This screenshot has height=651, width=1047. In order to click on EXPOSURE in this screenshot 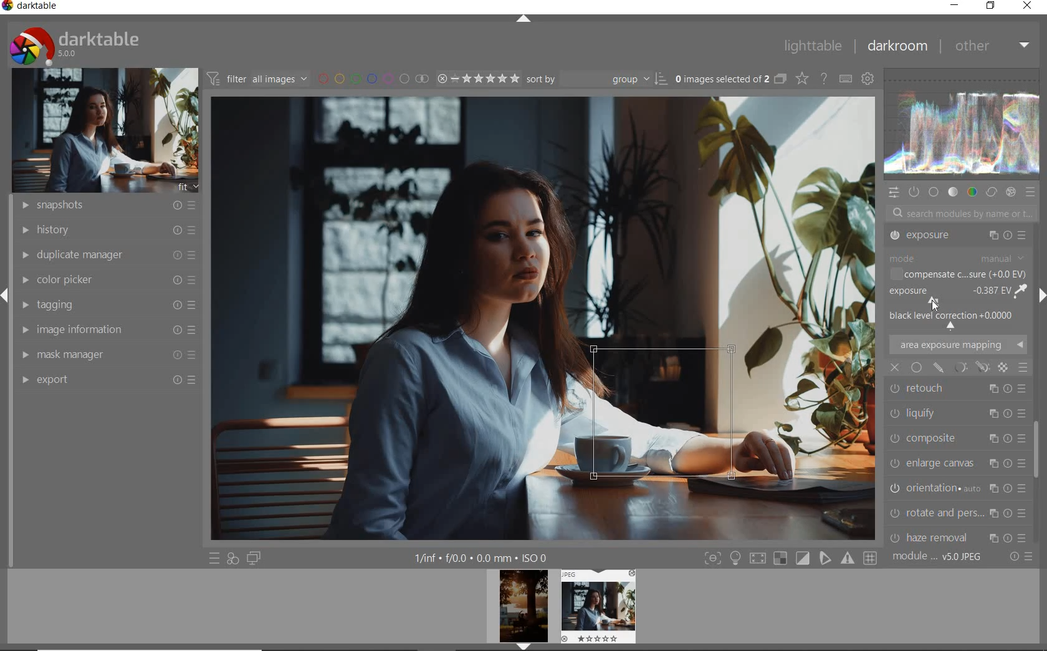, I will do `click(956, 289)`.